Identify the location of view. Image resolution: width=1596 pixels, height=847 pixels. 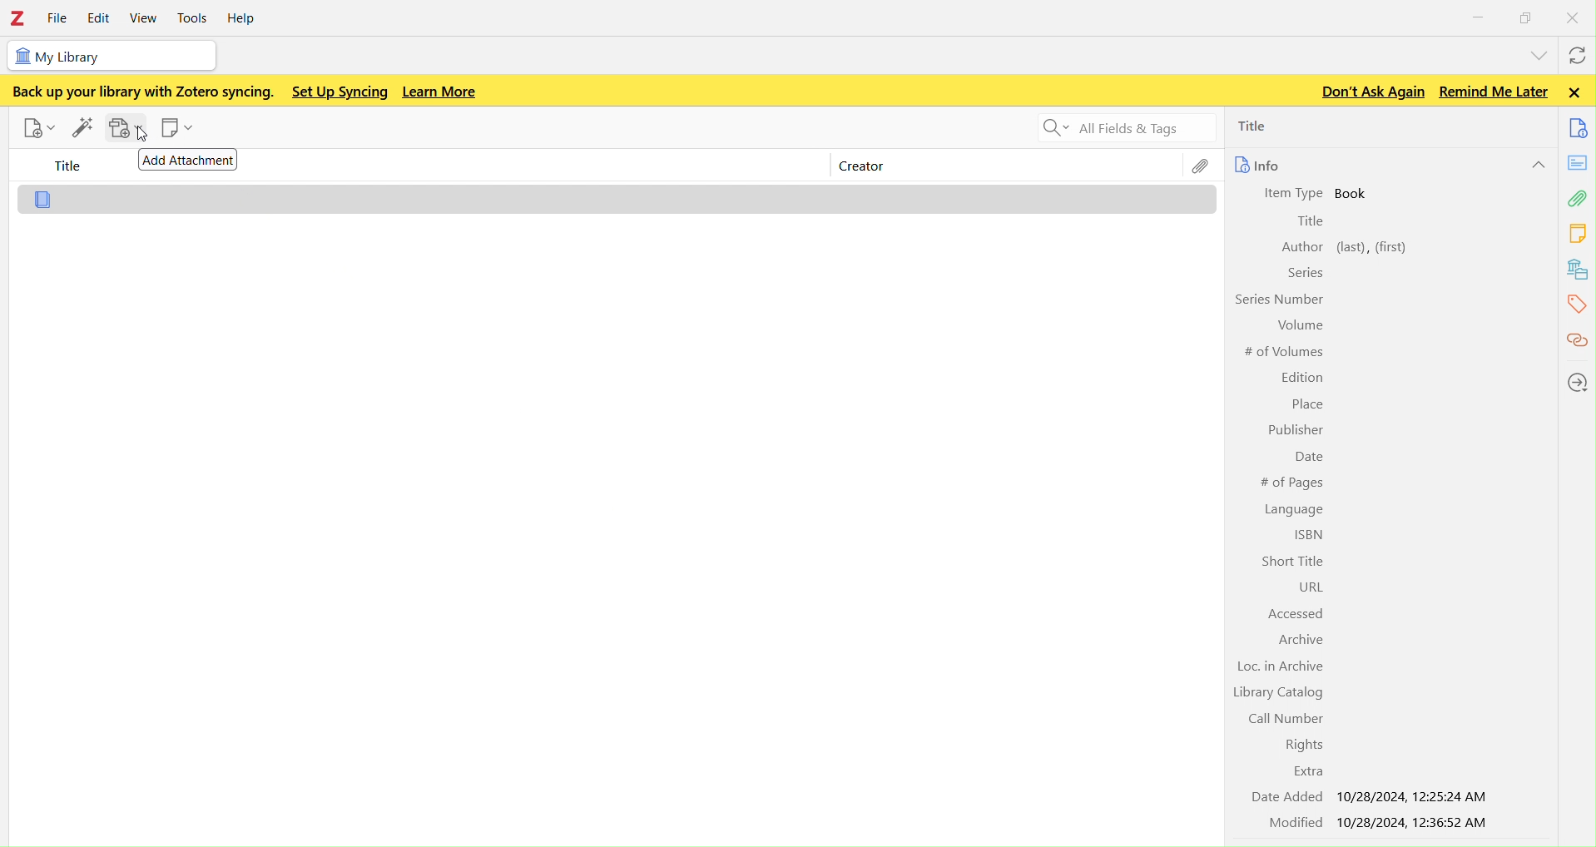
(147, 17).